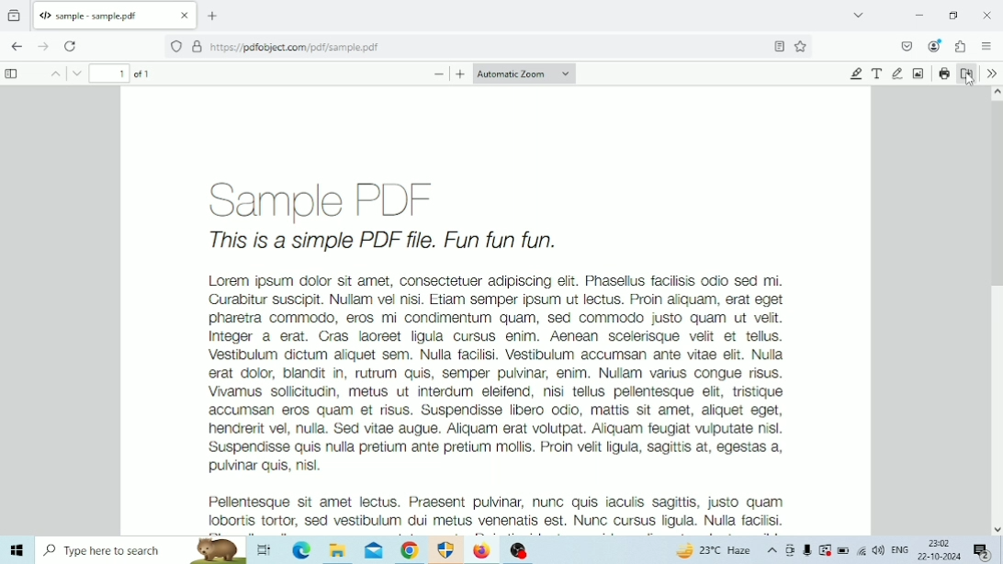 The width and height of the screenshot is (1003, 564). Describe the element at coordinates (772, 550) in the screenshot. I see `Show hidden icons` at that location.